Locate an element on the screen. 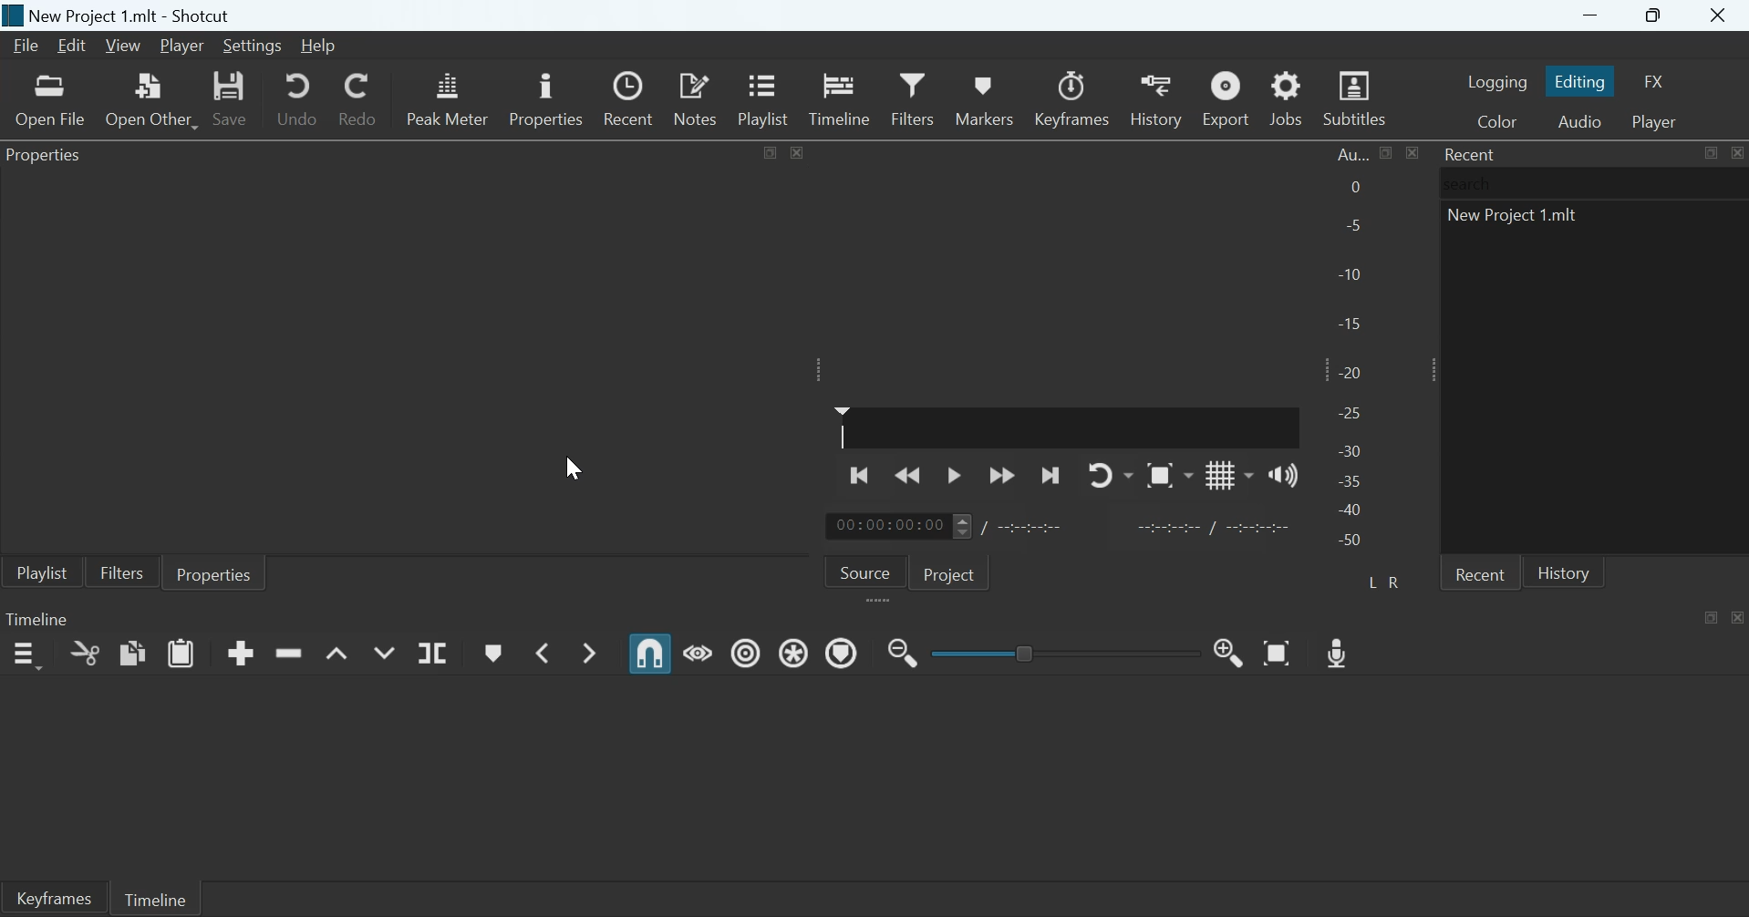 This screenshot has height=917, width=1749. File is located at coordinates (28, 46).